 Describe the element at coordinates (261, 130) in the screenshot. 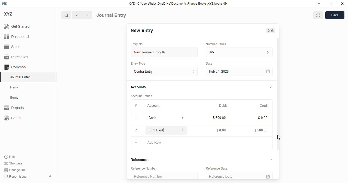

I see `$500.00` at that location.